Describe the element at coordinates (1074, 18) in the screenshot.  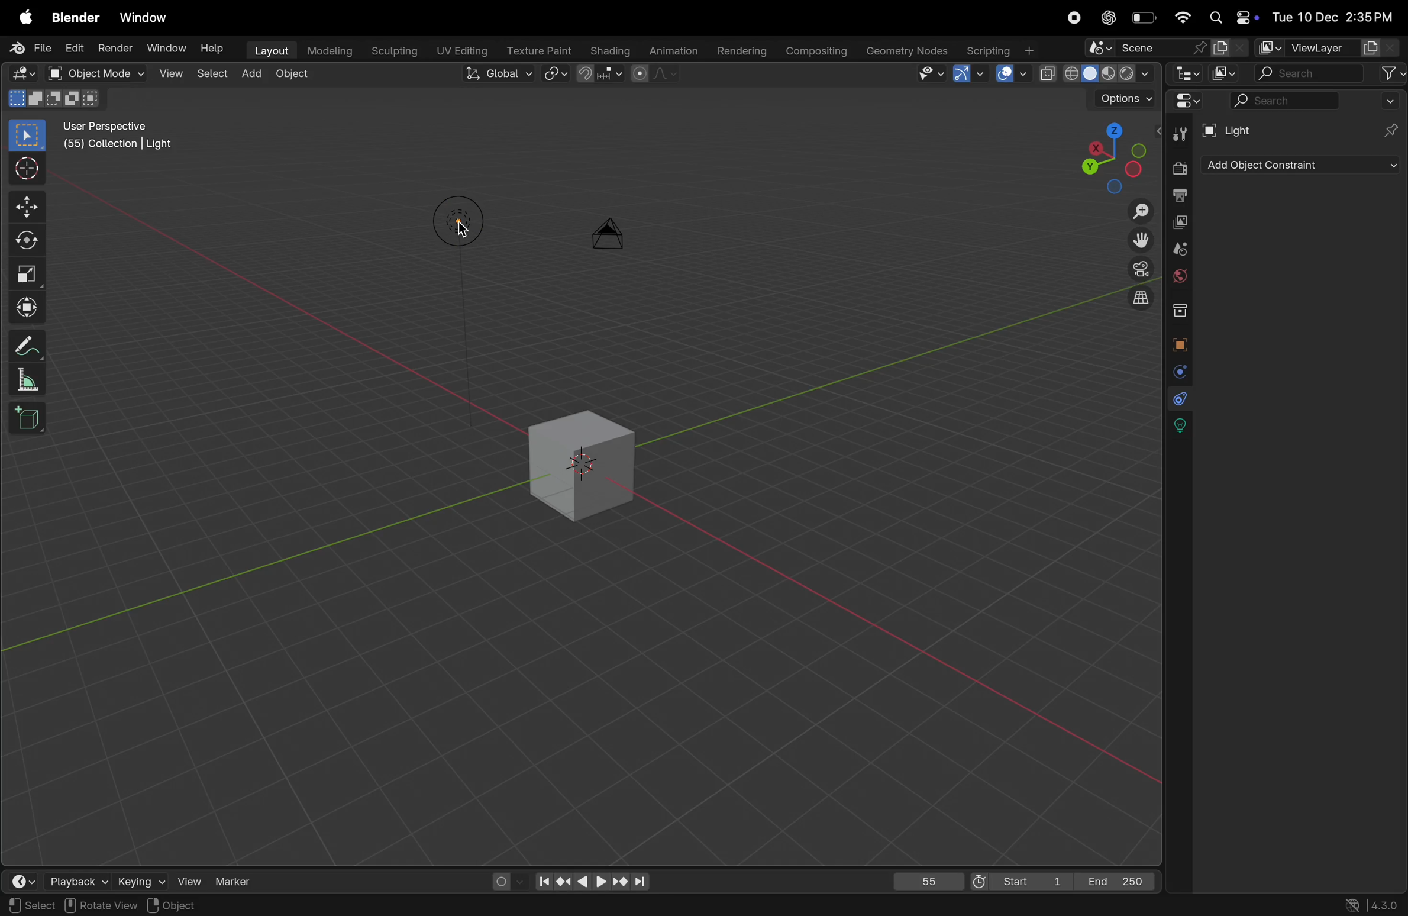
I see `record` at that location.